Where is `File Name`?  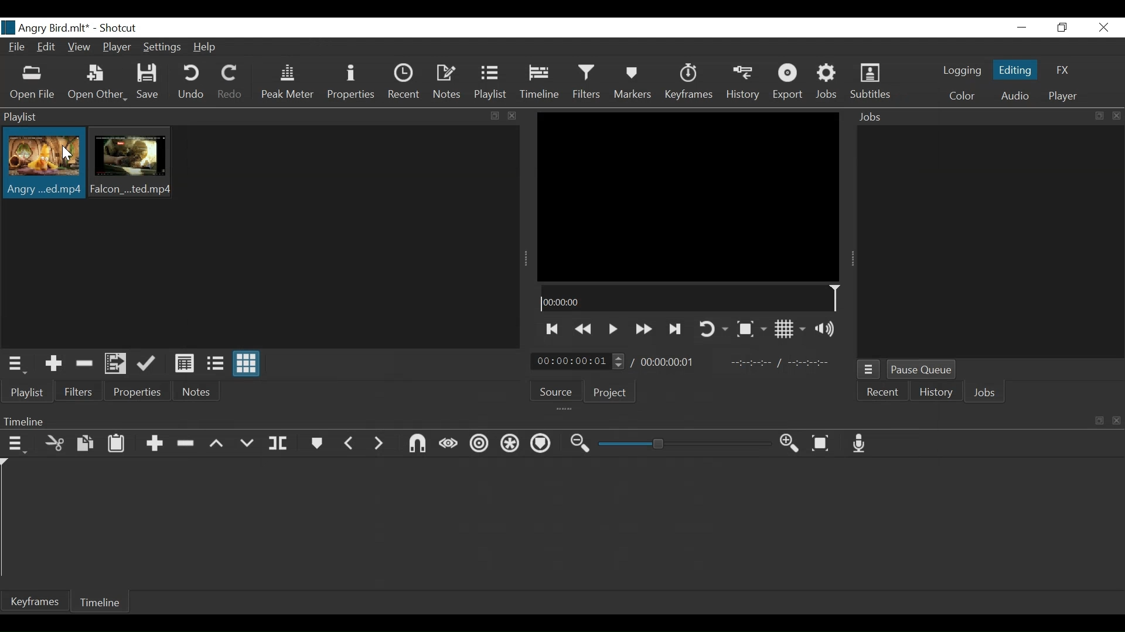
File Name is located at coordinates (48, 28).